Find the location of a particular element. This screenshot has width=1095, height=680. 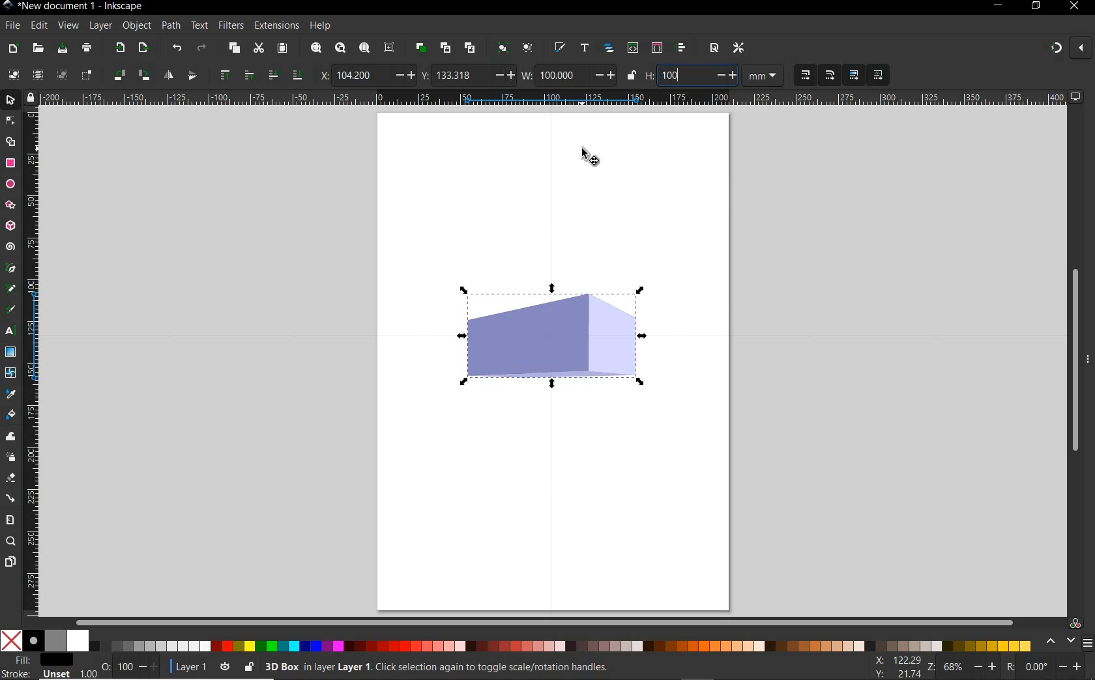

copy is located at coordinates (233, 48).